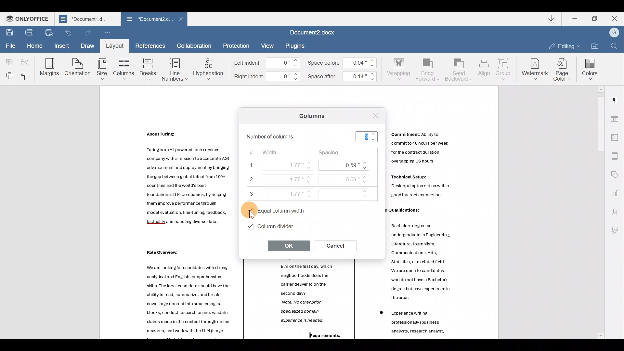  Describe the element at coordinates (194, 45) in the screenshot. I see `Collaboration` at that location.